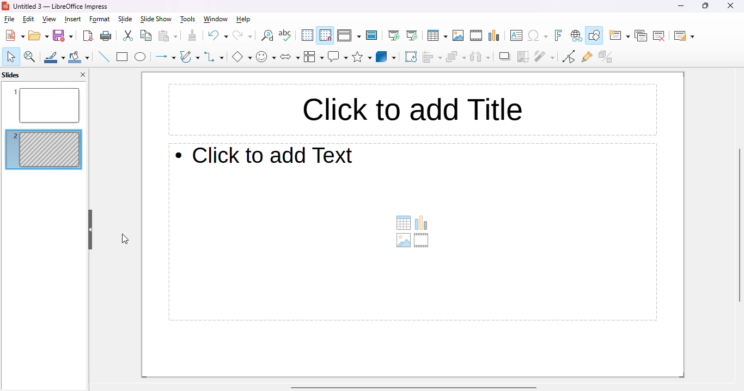 The width and height of the screenshot is (744, 391). Describe the element at coordinates (681, 5) in the screenshot. I see `minimize` at that location.